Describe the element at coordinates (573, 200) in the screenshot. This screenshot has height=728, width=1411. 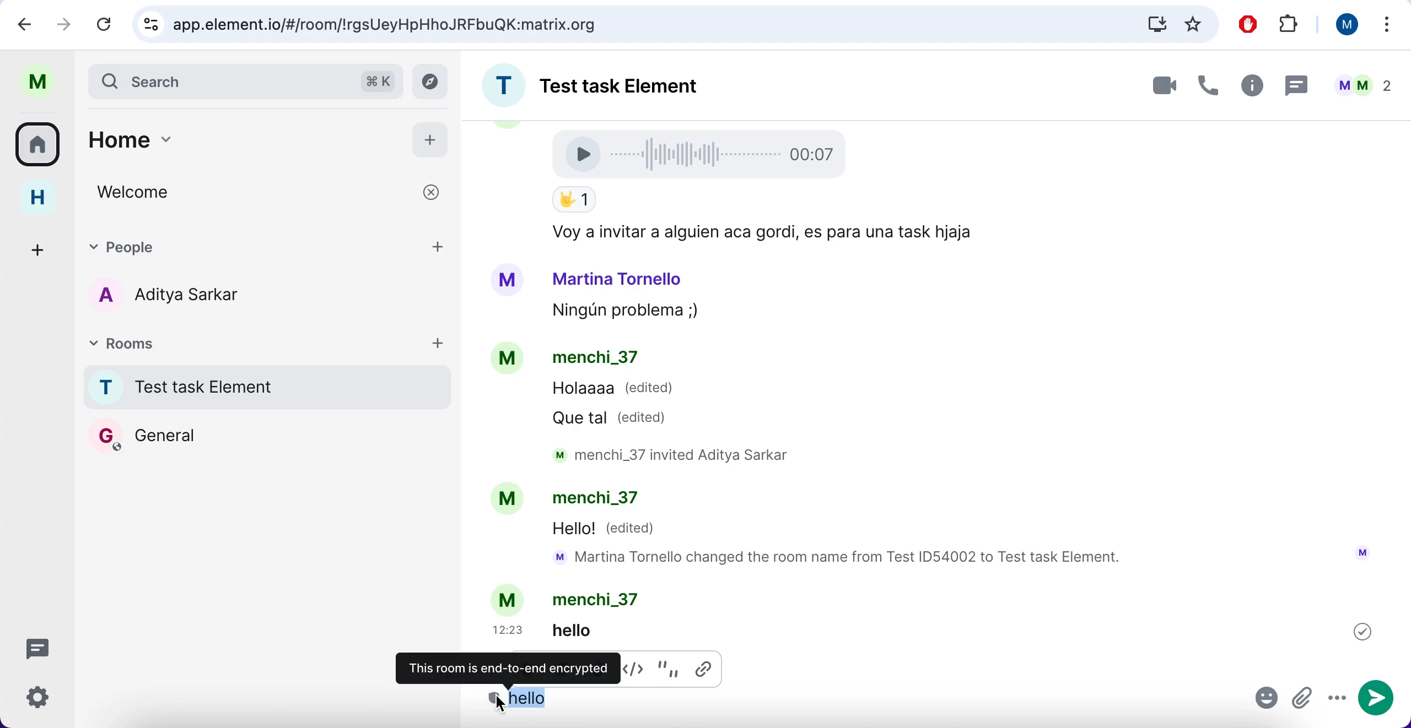
I see `Thumbs up Emoji` at that location.